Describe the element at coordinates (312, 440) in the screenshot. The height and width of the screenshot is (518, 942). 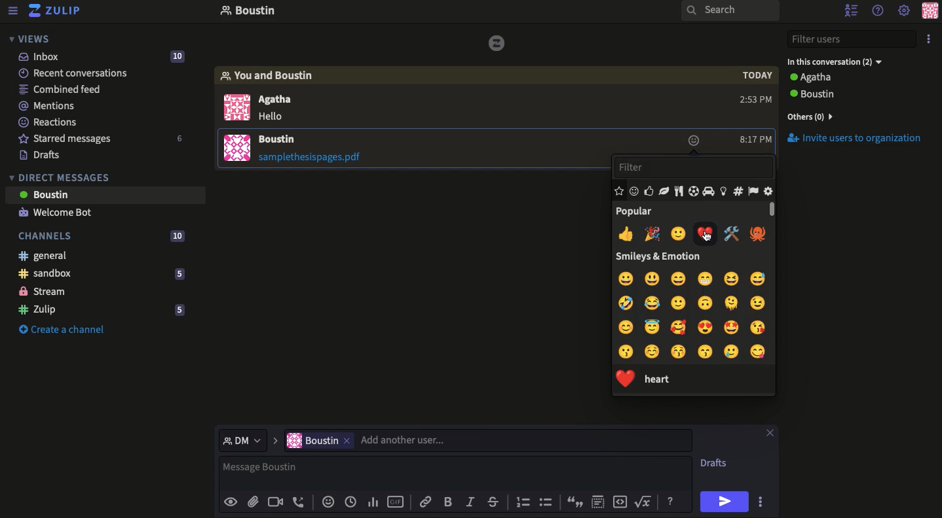
I see `boustin` at that location.